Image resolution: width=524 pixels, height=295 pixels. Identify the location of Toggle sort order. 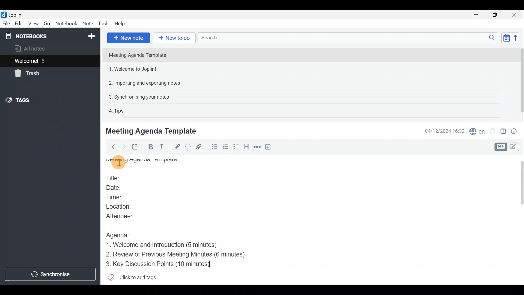
(505, 37).